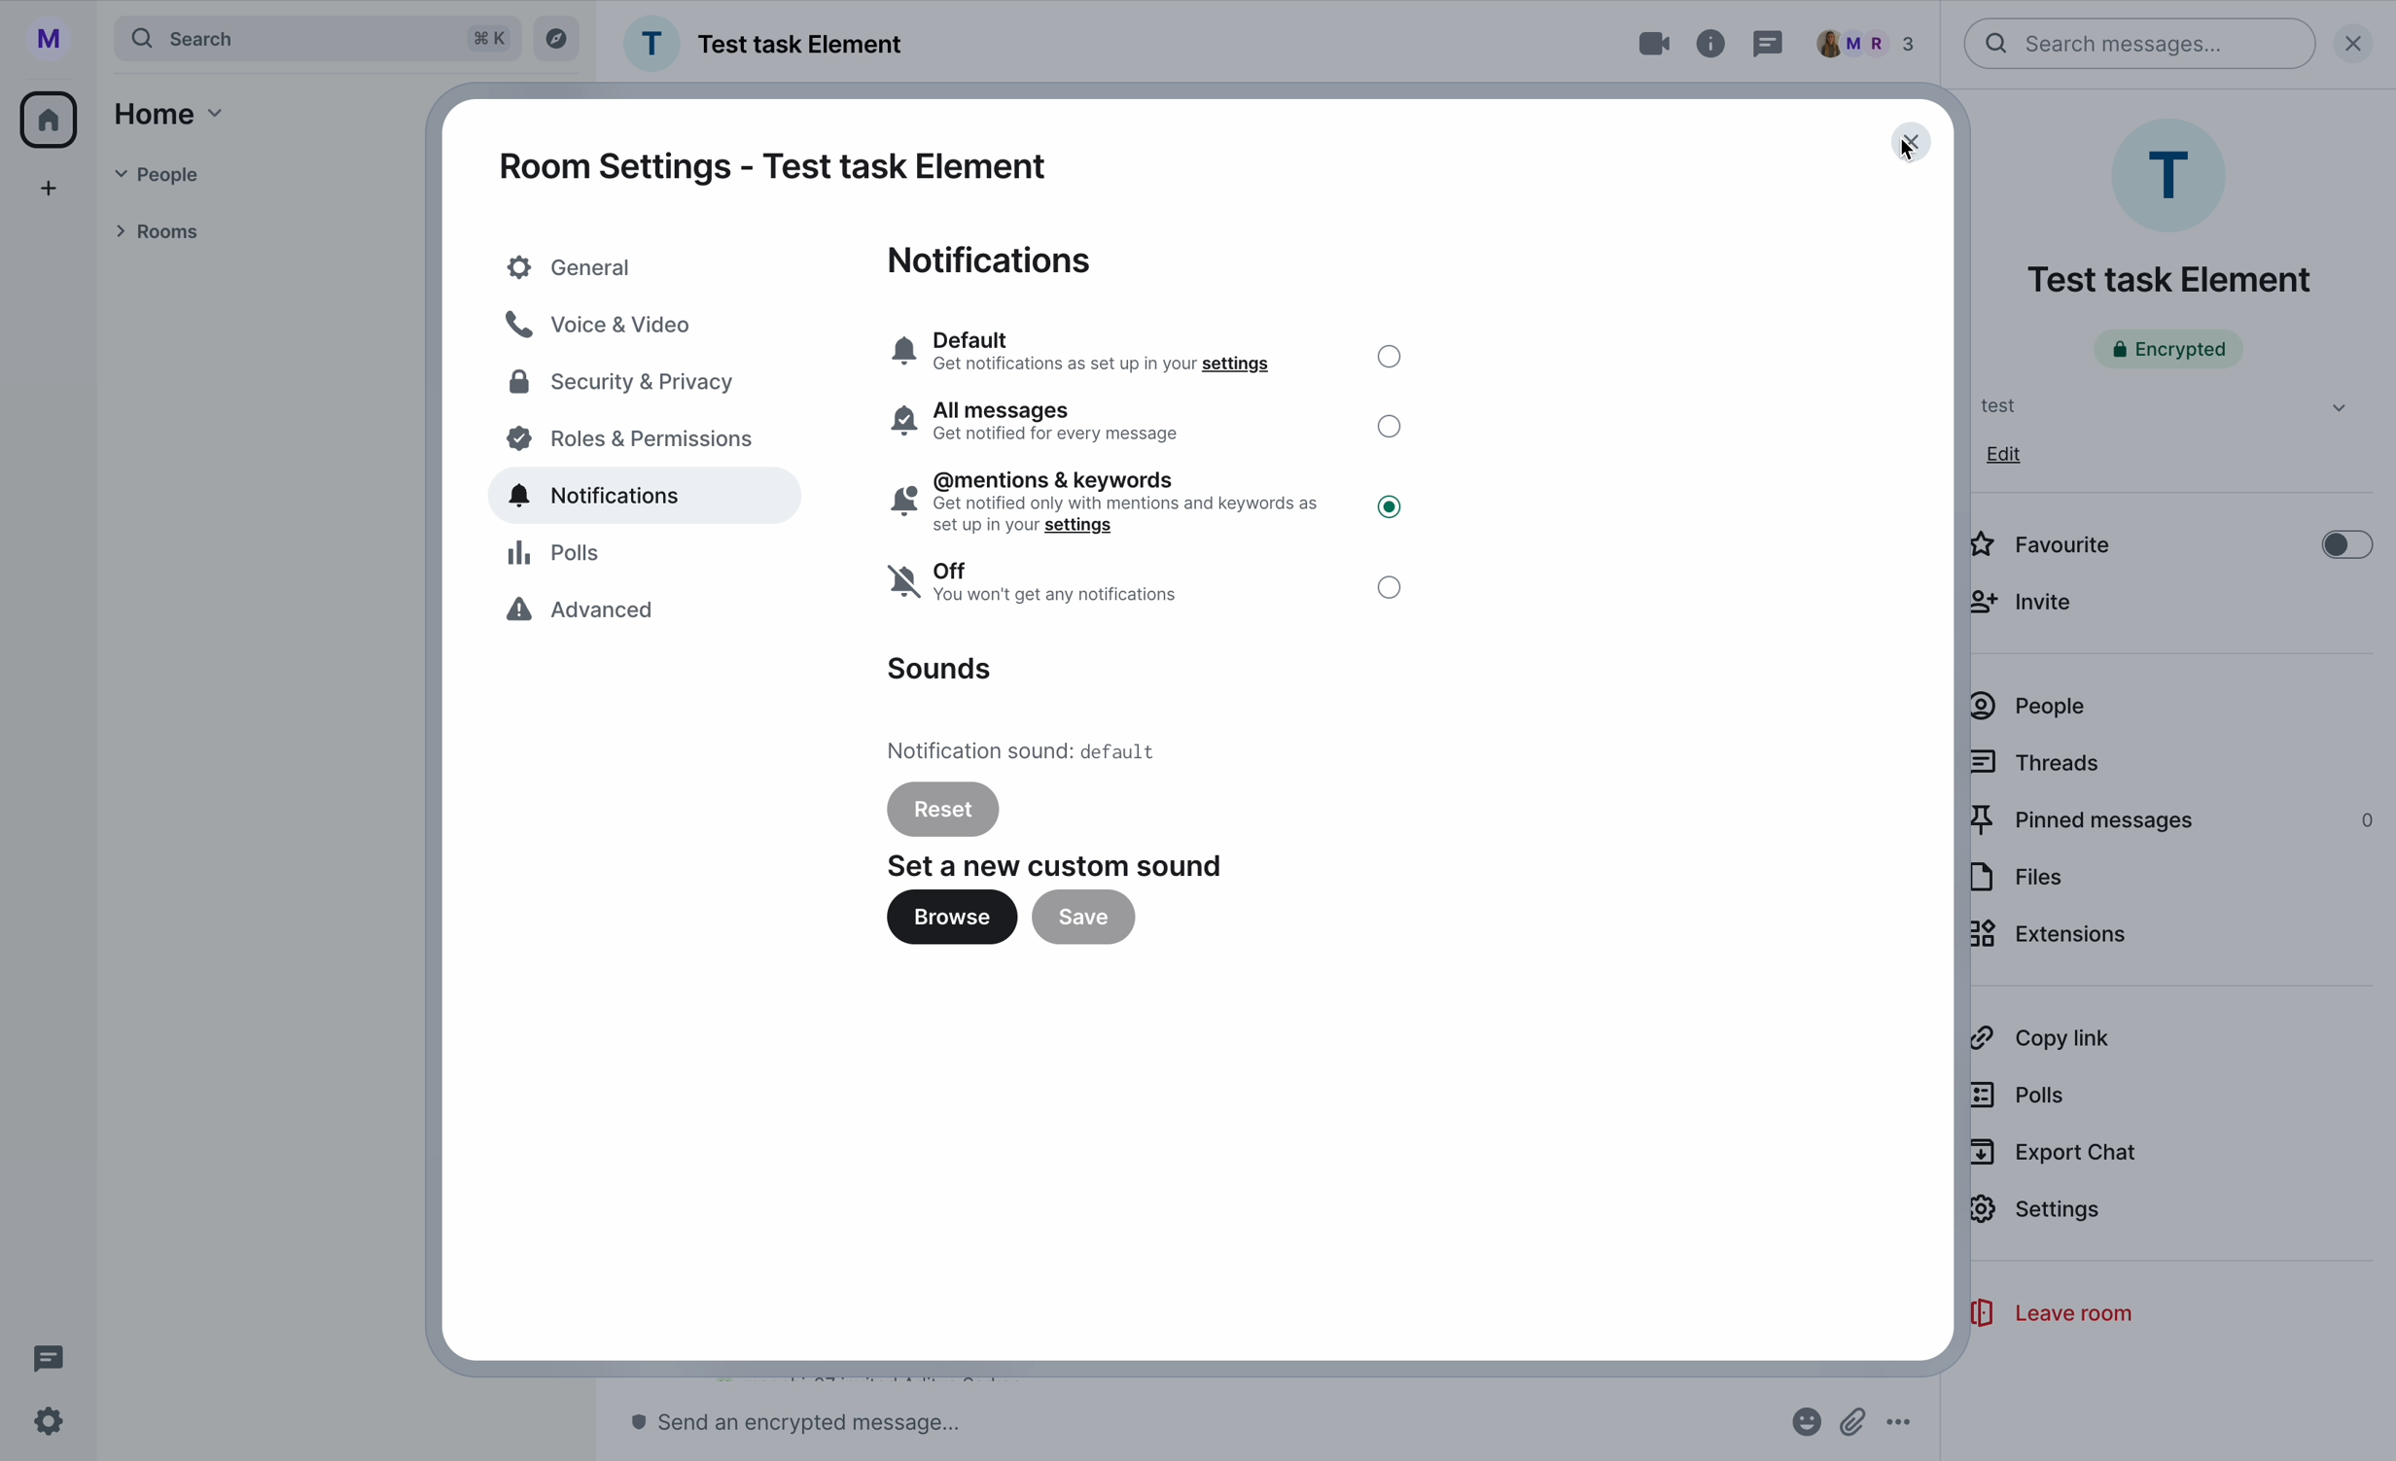 The height and width of the screenshot is (1461, 2396). I want to click on name group, so click(768, 44).